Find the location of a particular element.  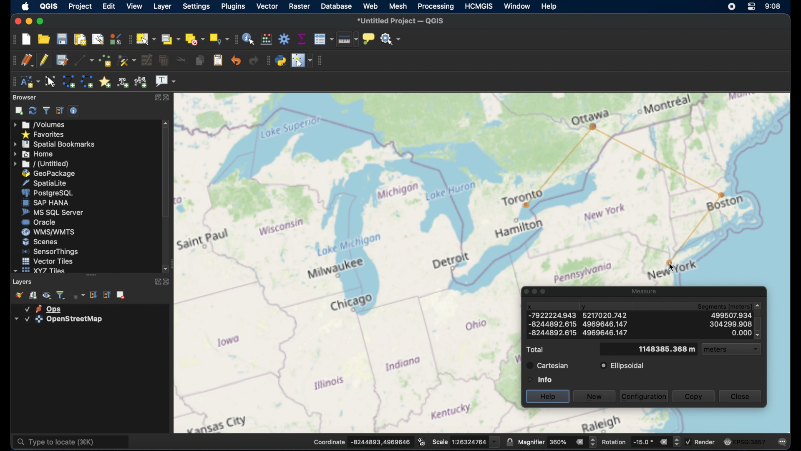

create line annotation is located at coordinates (87, 81).